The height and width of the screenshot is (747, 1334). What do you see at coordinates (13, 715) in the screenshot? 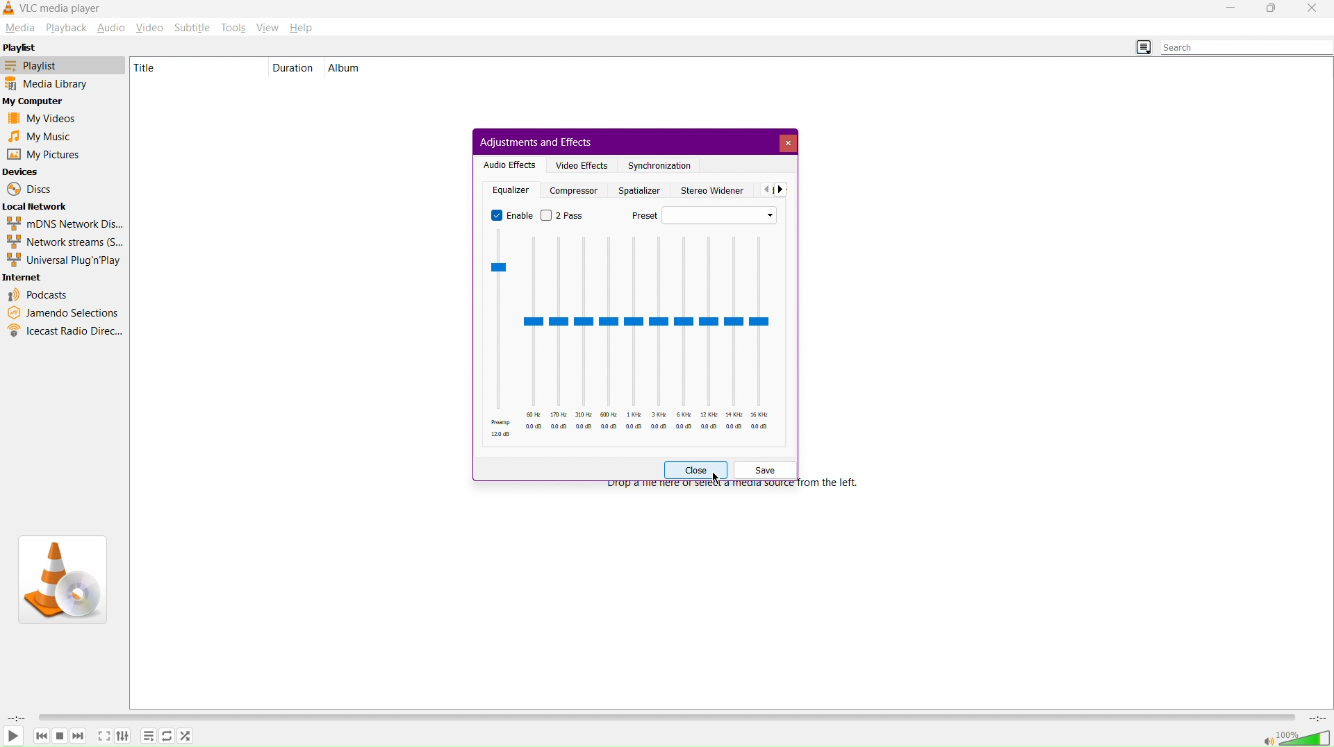
I see `Duration` at bounding box center [13, 715].